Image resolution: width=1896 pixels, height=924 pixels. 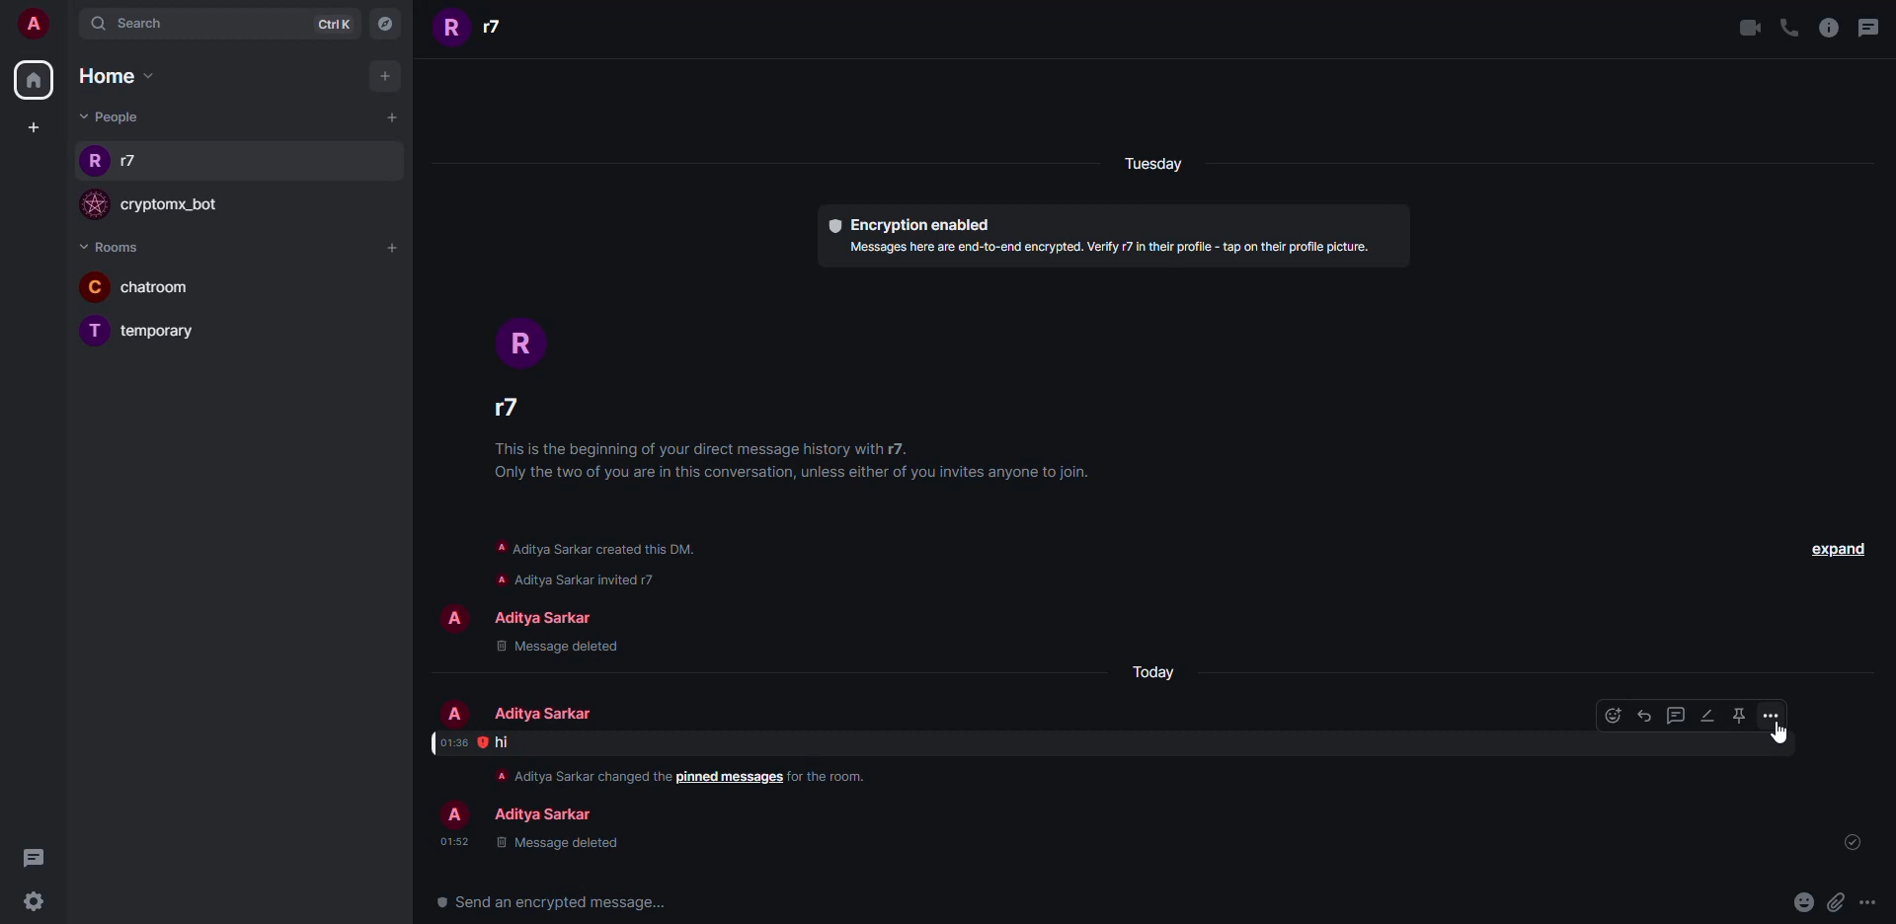 I want to click on video call, so click(x=1744, y=27).